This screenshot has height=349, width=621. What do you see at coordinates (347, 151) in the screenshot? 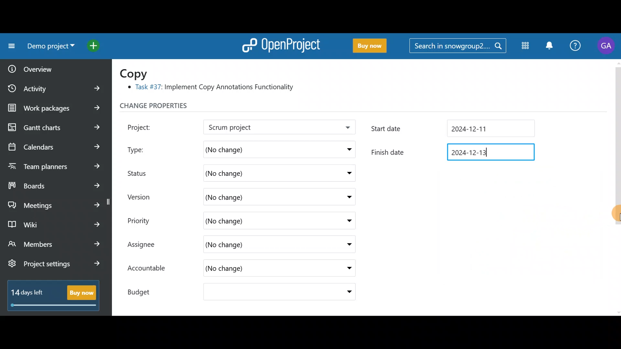
I see `Type drop down` at bounding box center [347, 151].